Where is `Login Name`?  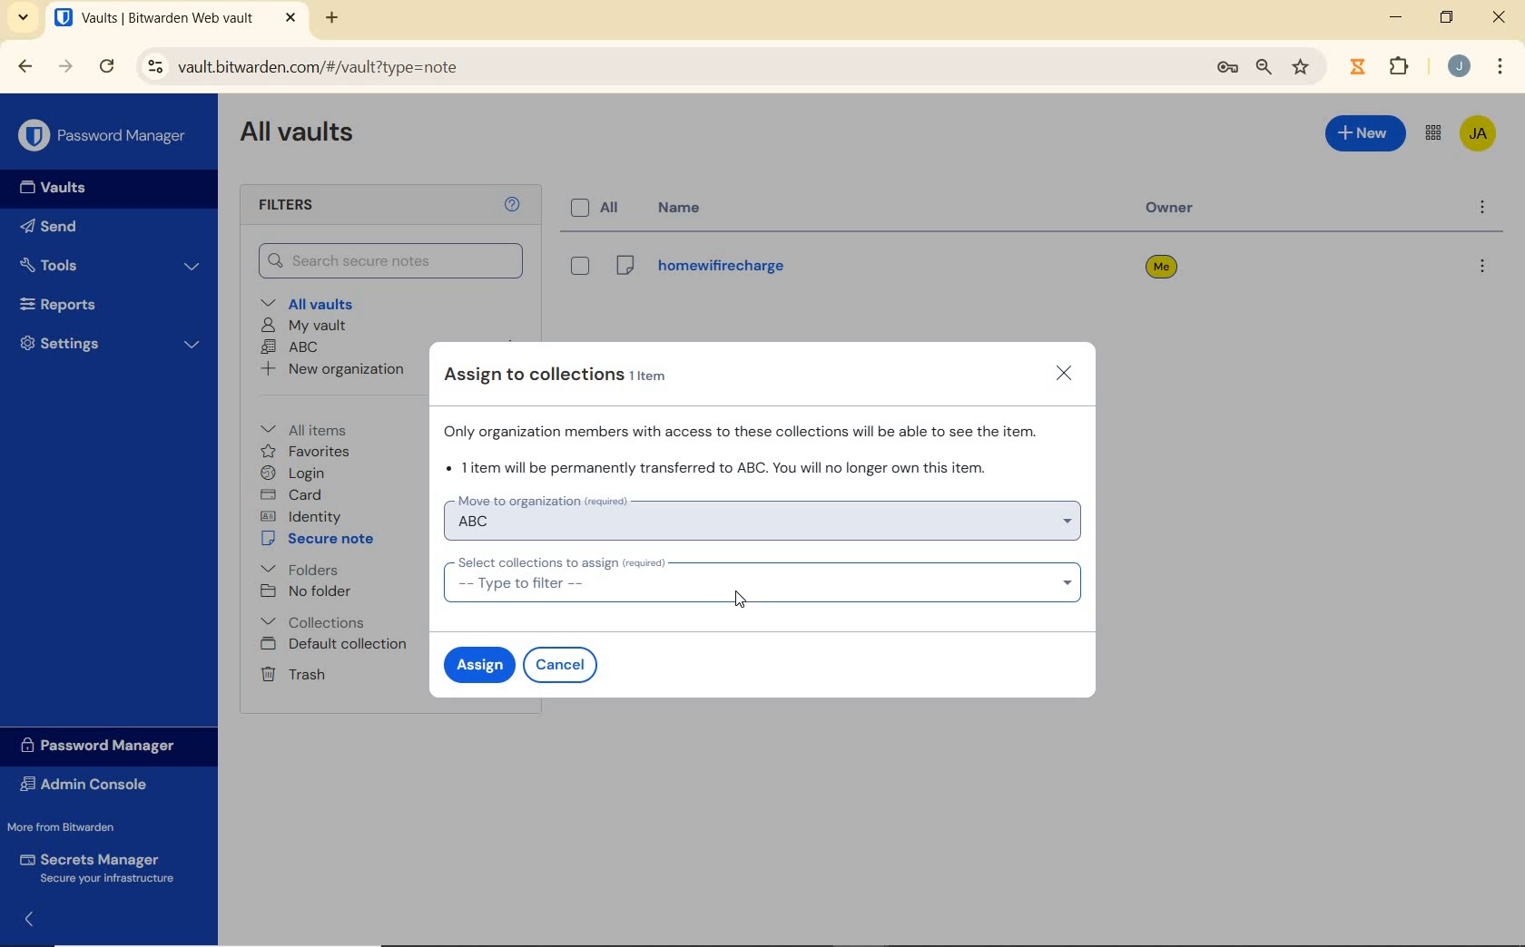
Login Name is located at coordinates (699, 270).